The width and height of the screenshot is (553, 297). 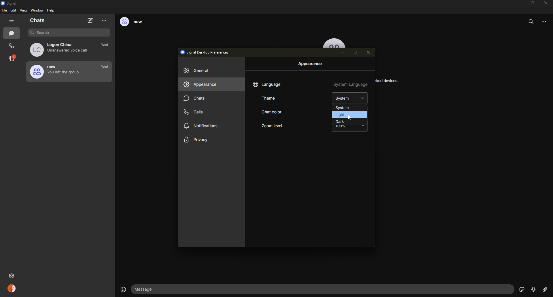 I want to click on signal logo, so click(x=11, y=3).